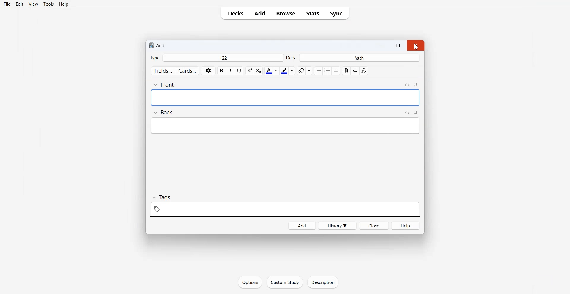 The image size is (570, 294). I want to click on Italic, so click(231, 71).